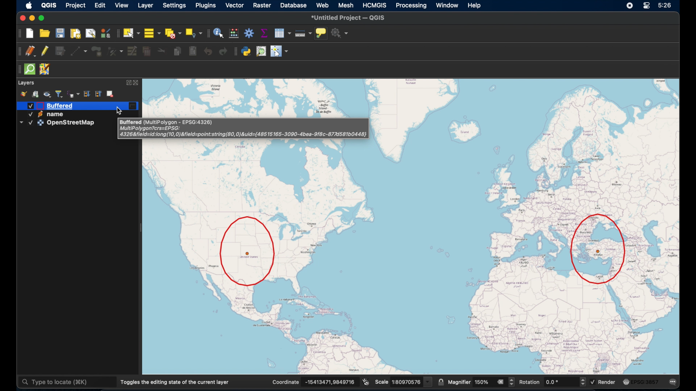 This screenshot has height=391, width=696. What do you see at coordinates (97, 51) in the screenshot?
I see `all polygon feature` at bounding box center [97, 51].